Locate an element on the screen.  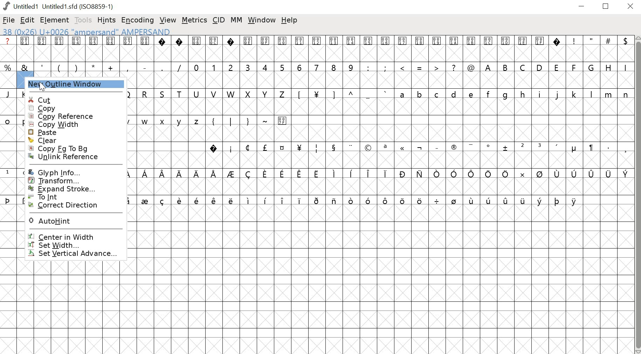
E is located at coordinates (557, 67).